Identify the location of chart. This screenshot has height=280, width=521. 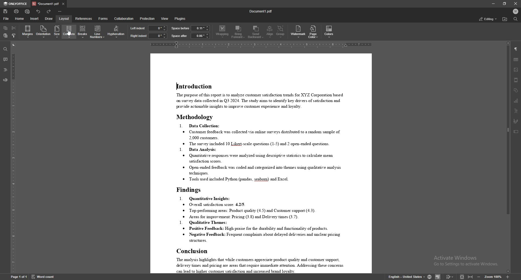
(516, 100).